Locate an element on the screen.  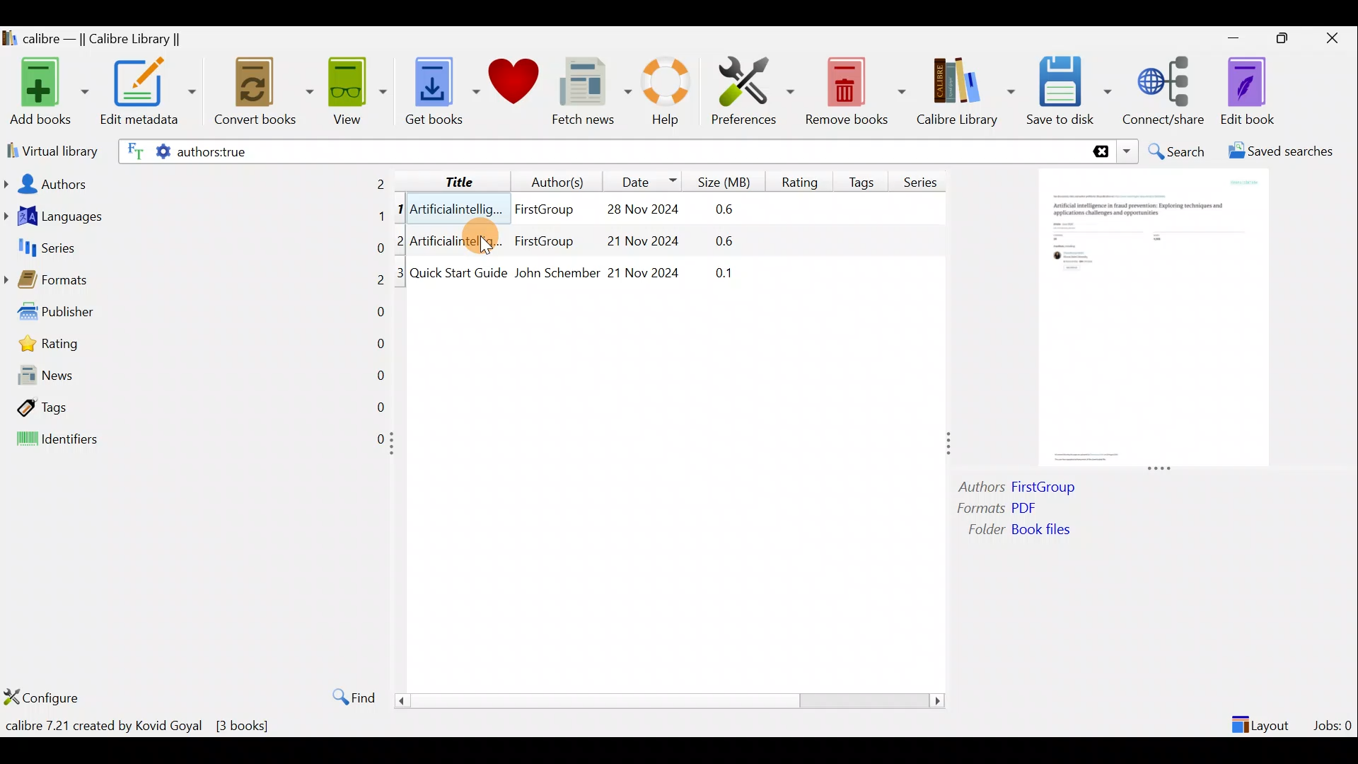
Authors: FirstGroup is located at coordinates (1021, 489).